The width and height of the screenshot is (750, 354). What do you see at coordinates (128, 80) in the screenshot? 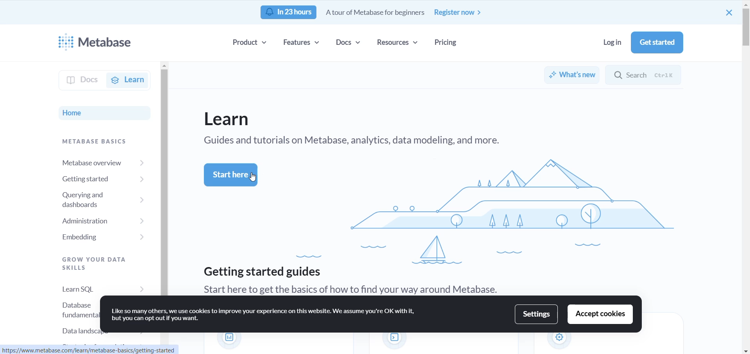
I see `learn` at bounding box center [128, 80].